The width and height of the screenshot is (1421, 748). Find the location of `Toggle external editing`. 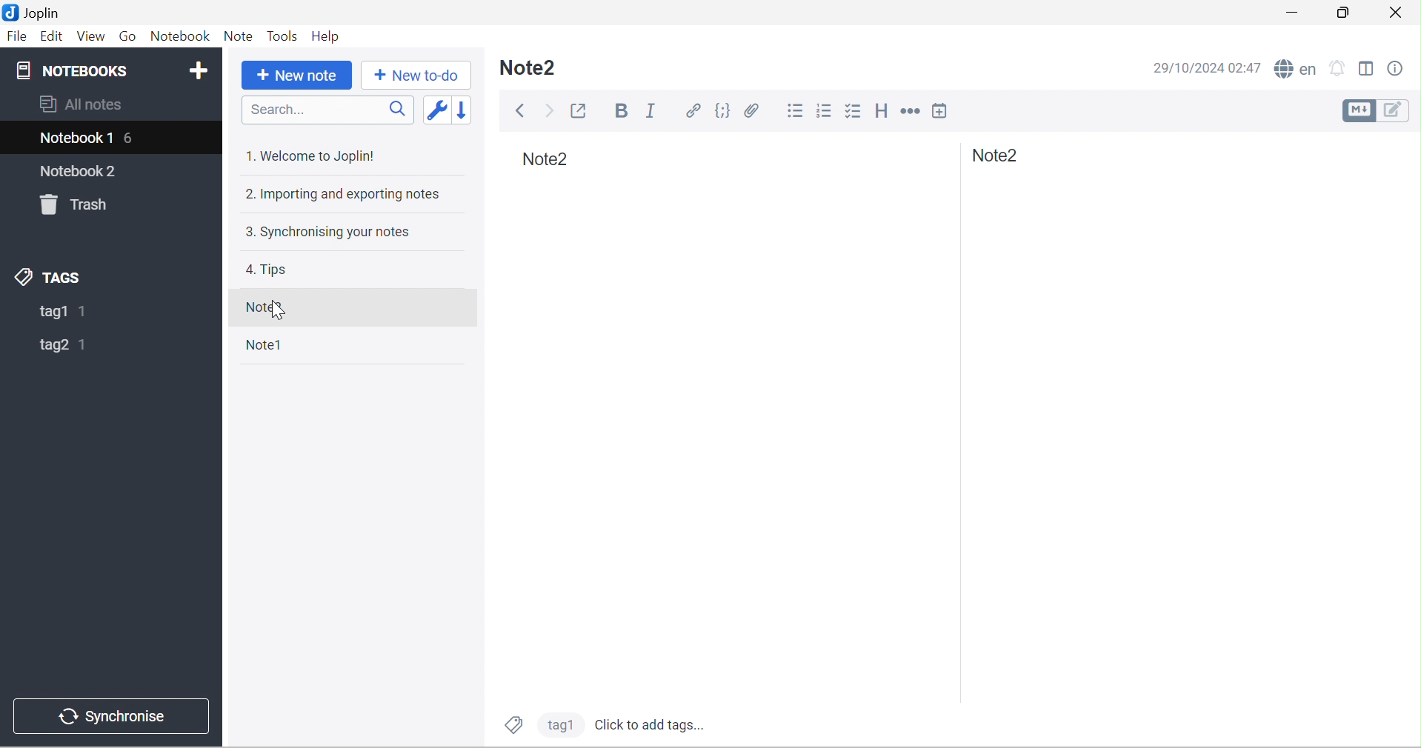

Toggle external editing is located at coordinates (579, 110).